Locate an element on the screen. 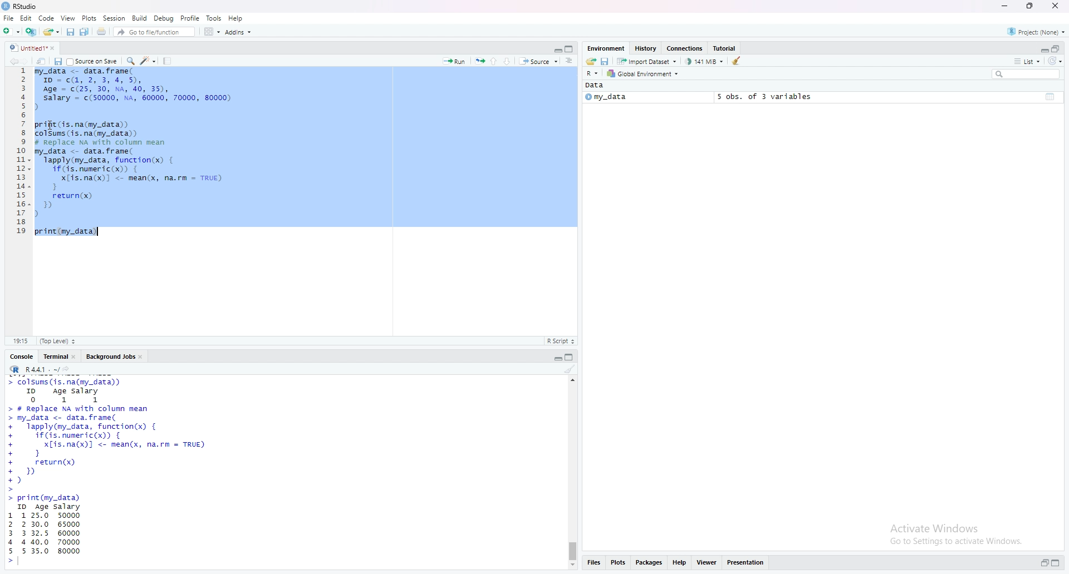  go forward is located at coordinates (26, 61).